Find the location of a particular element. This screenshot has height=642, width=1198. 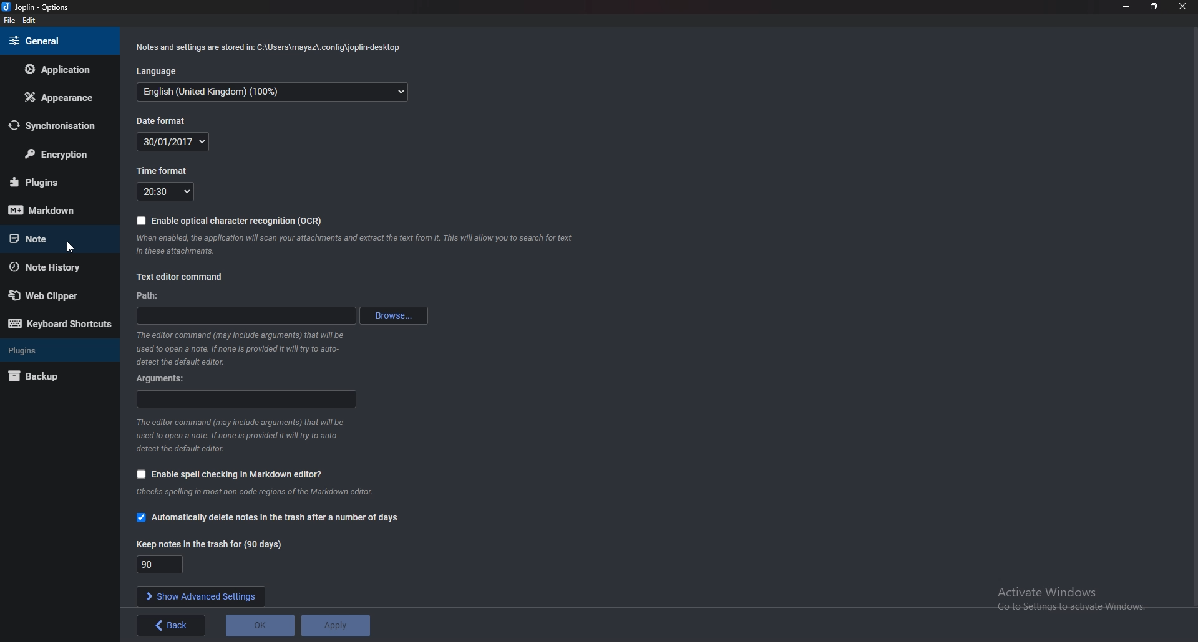

Encryption is located at coordinates (60, 155).